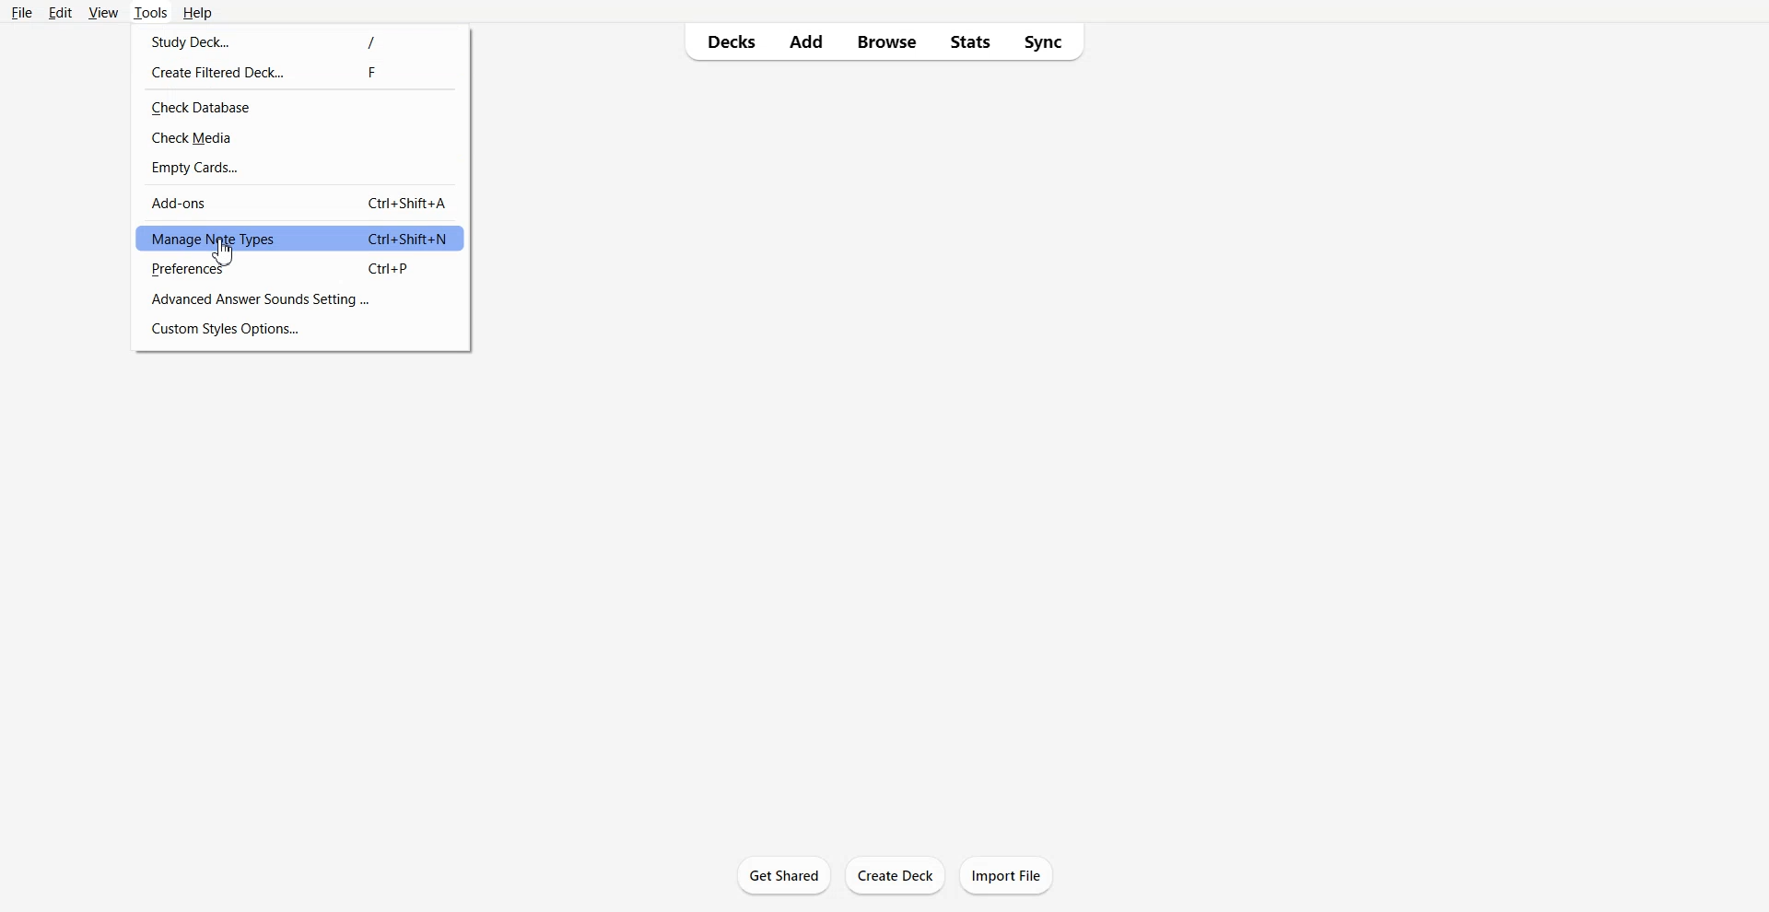 The height and width of the screenshot is (912, 1769). What do you see at coordinates (969, 41) in the screenshot?
I see `Stats` at bounding box center [969, 41].